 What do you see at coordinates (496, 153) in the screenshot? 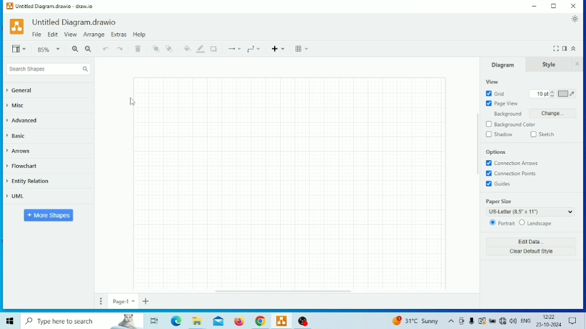
I see `Options` at bounding box center [496, 153].